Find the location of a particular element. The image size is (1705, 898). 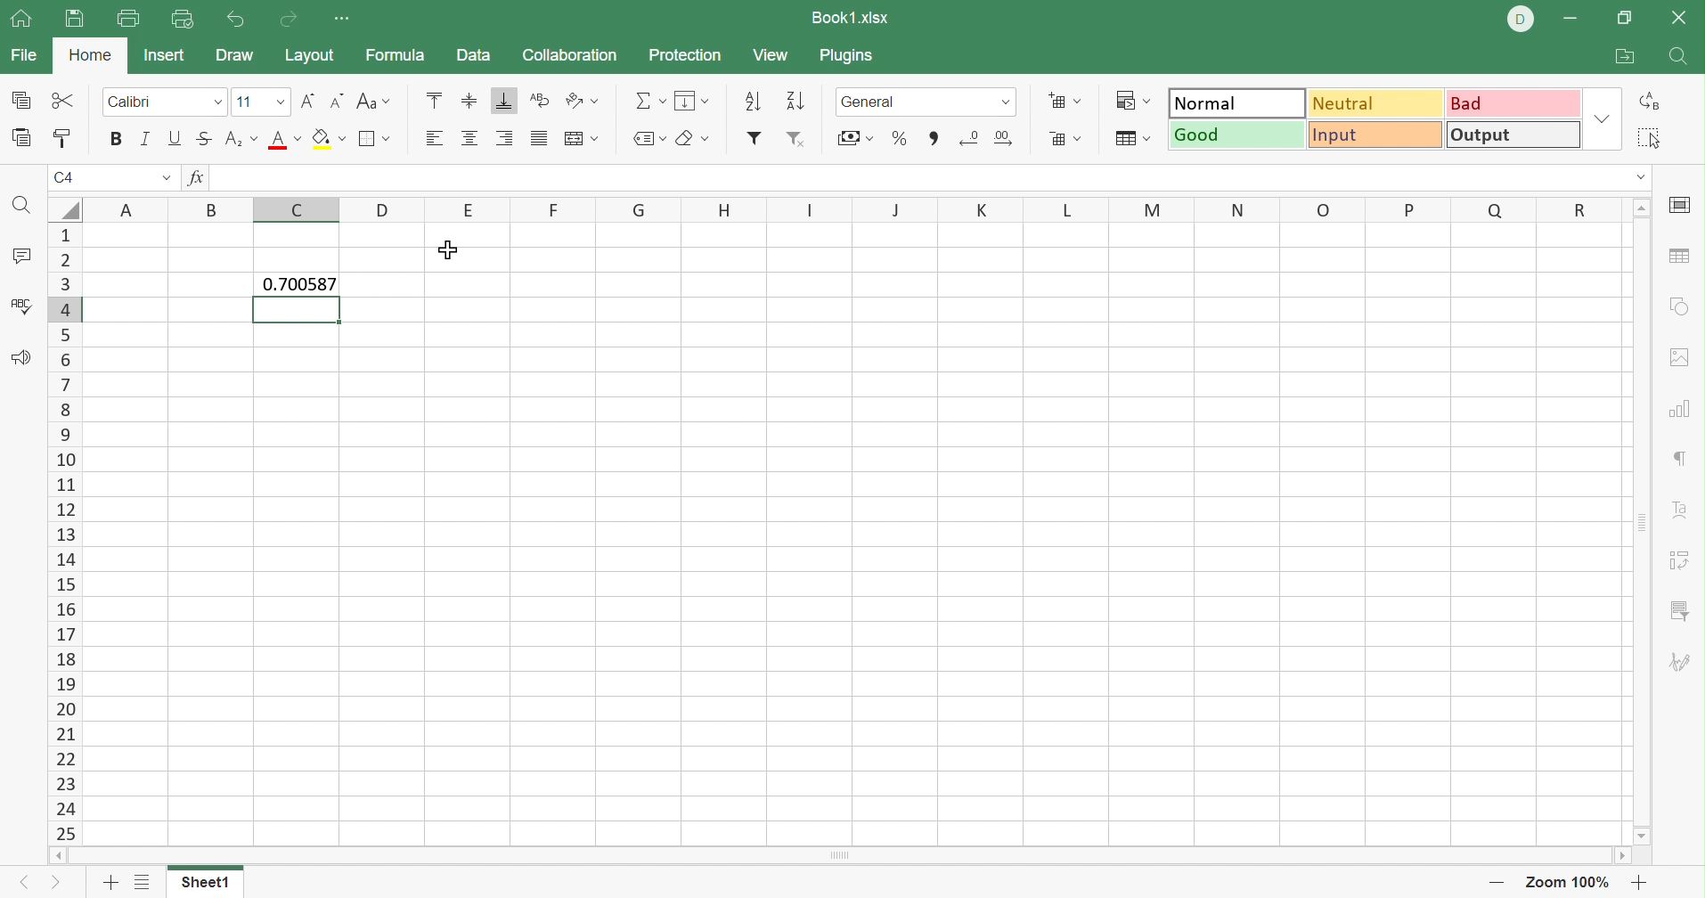

0.700587 is located at coordinates (297, 282).